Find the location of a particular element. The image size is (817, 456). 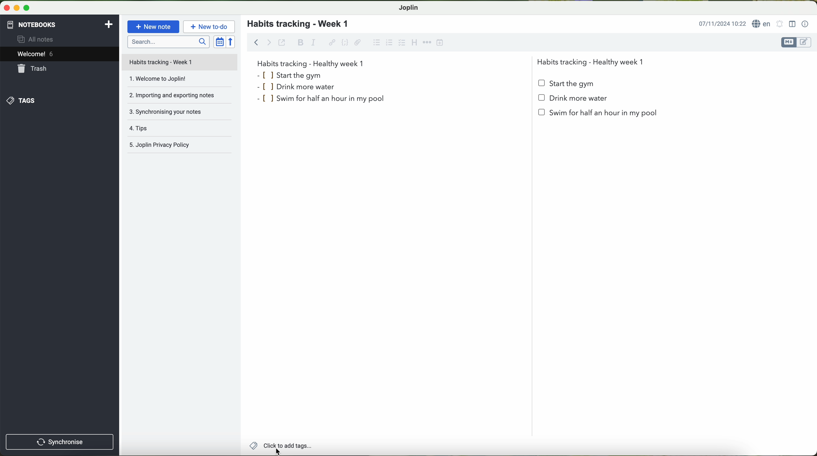

heading is located at coordinates (415, 44).